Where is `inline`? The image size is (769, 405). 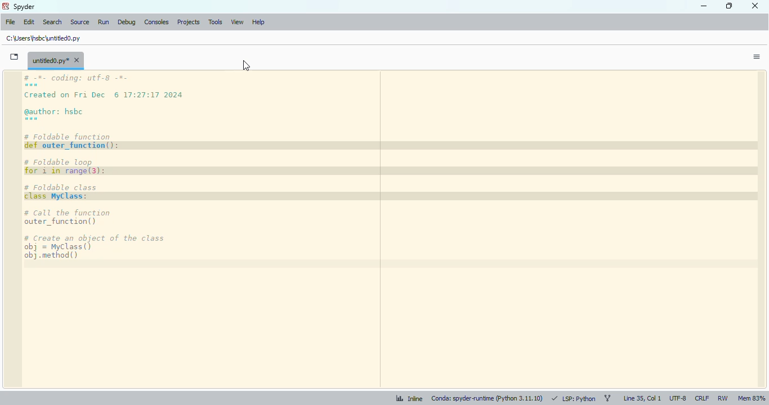 inline is located at coordinates (404, 398).